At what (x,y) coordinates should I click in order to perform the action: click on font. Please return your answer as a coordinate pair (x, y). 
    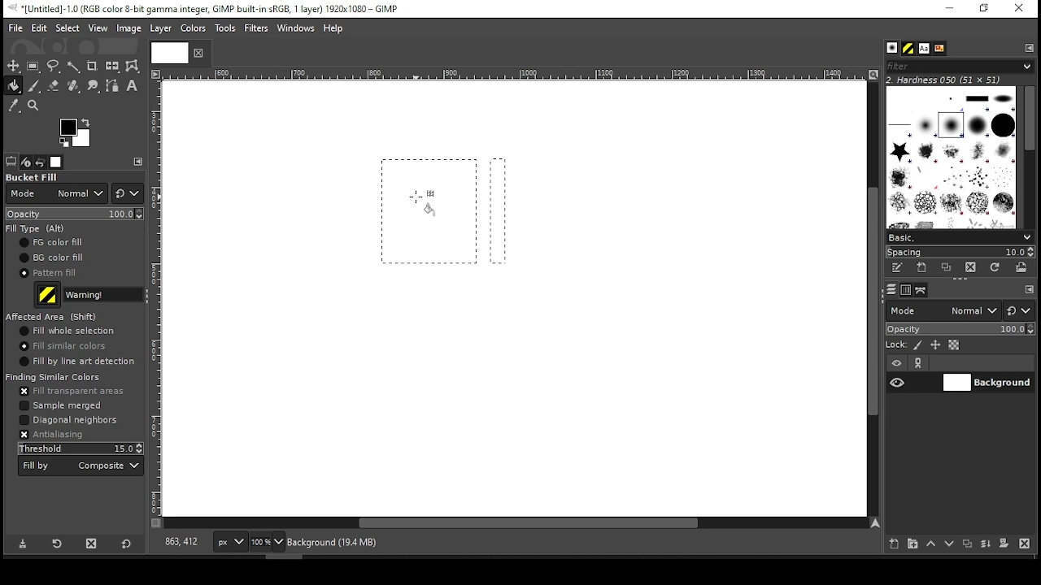
    Looking at the image, I should click on (923, 49).